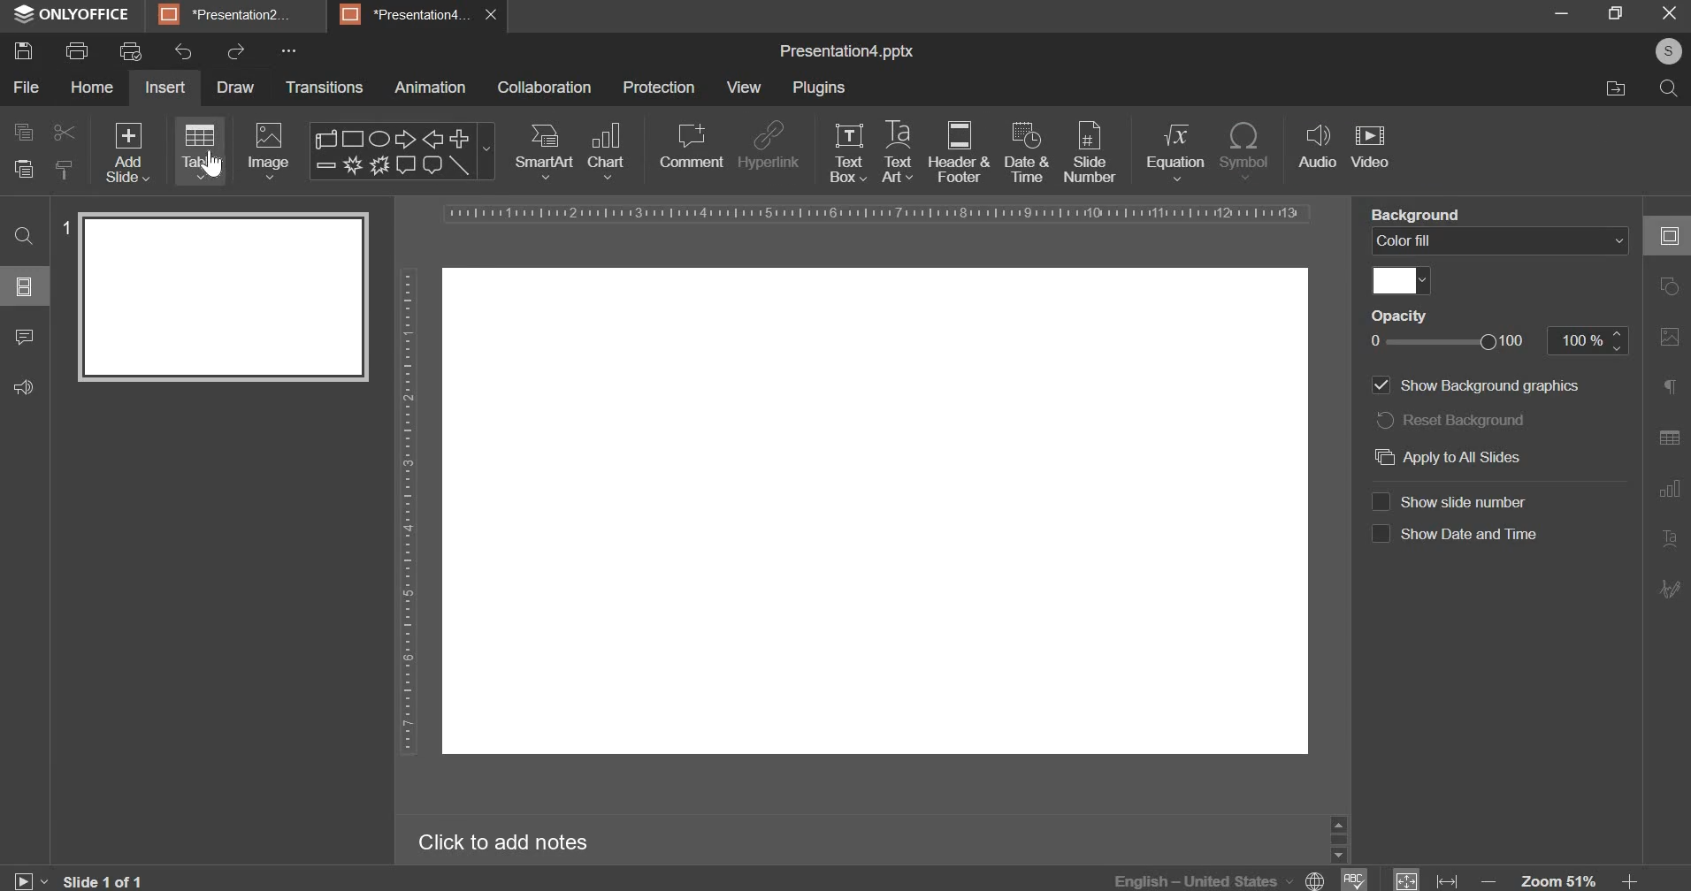 This screenshot has height=891, width=1691. What do you see at coordinates (26, 387) in the screenshot?
I see `feedback ` at bounding box center [26, 387].